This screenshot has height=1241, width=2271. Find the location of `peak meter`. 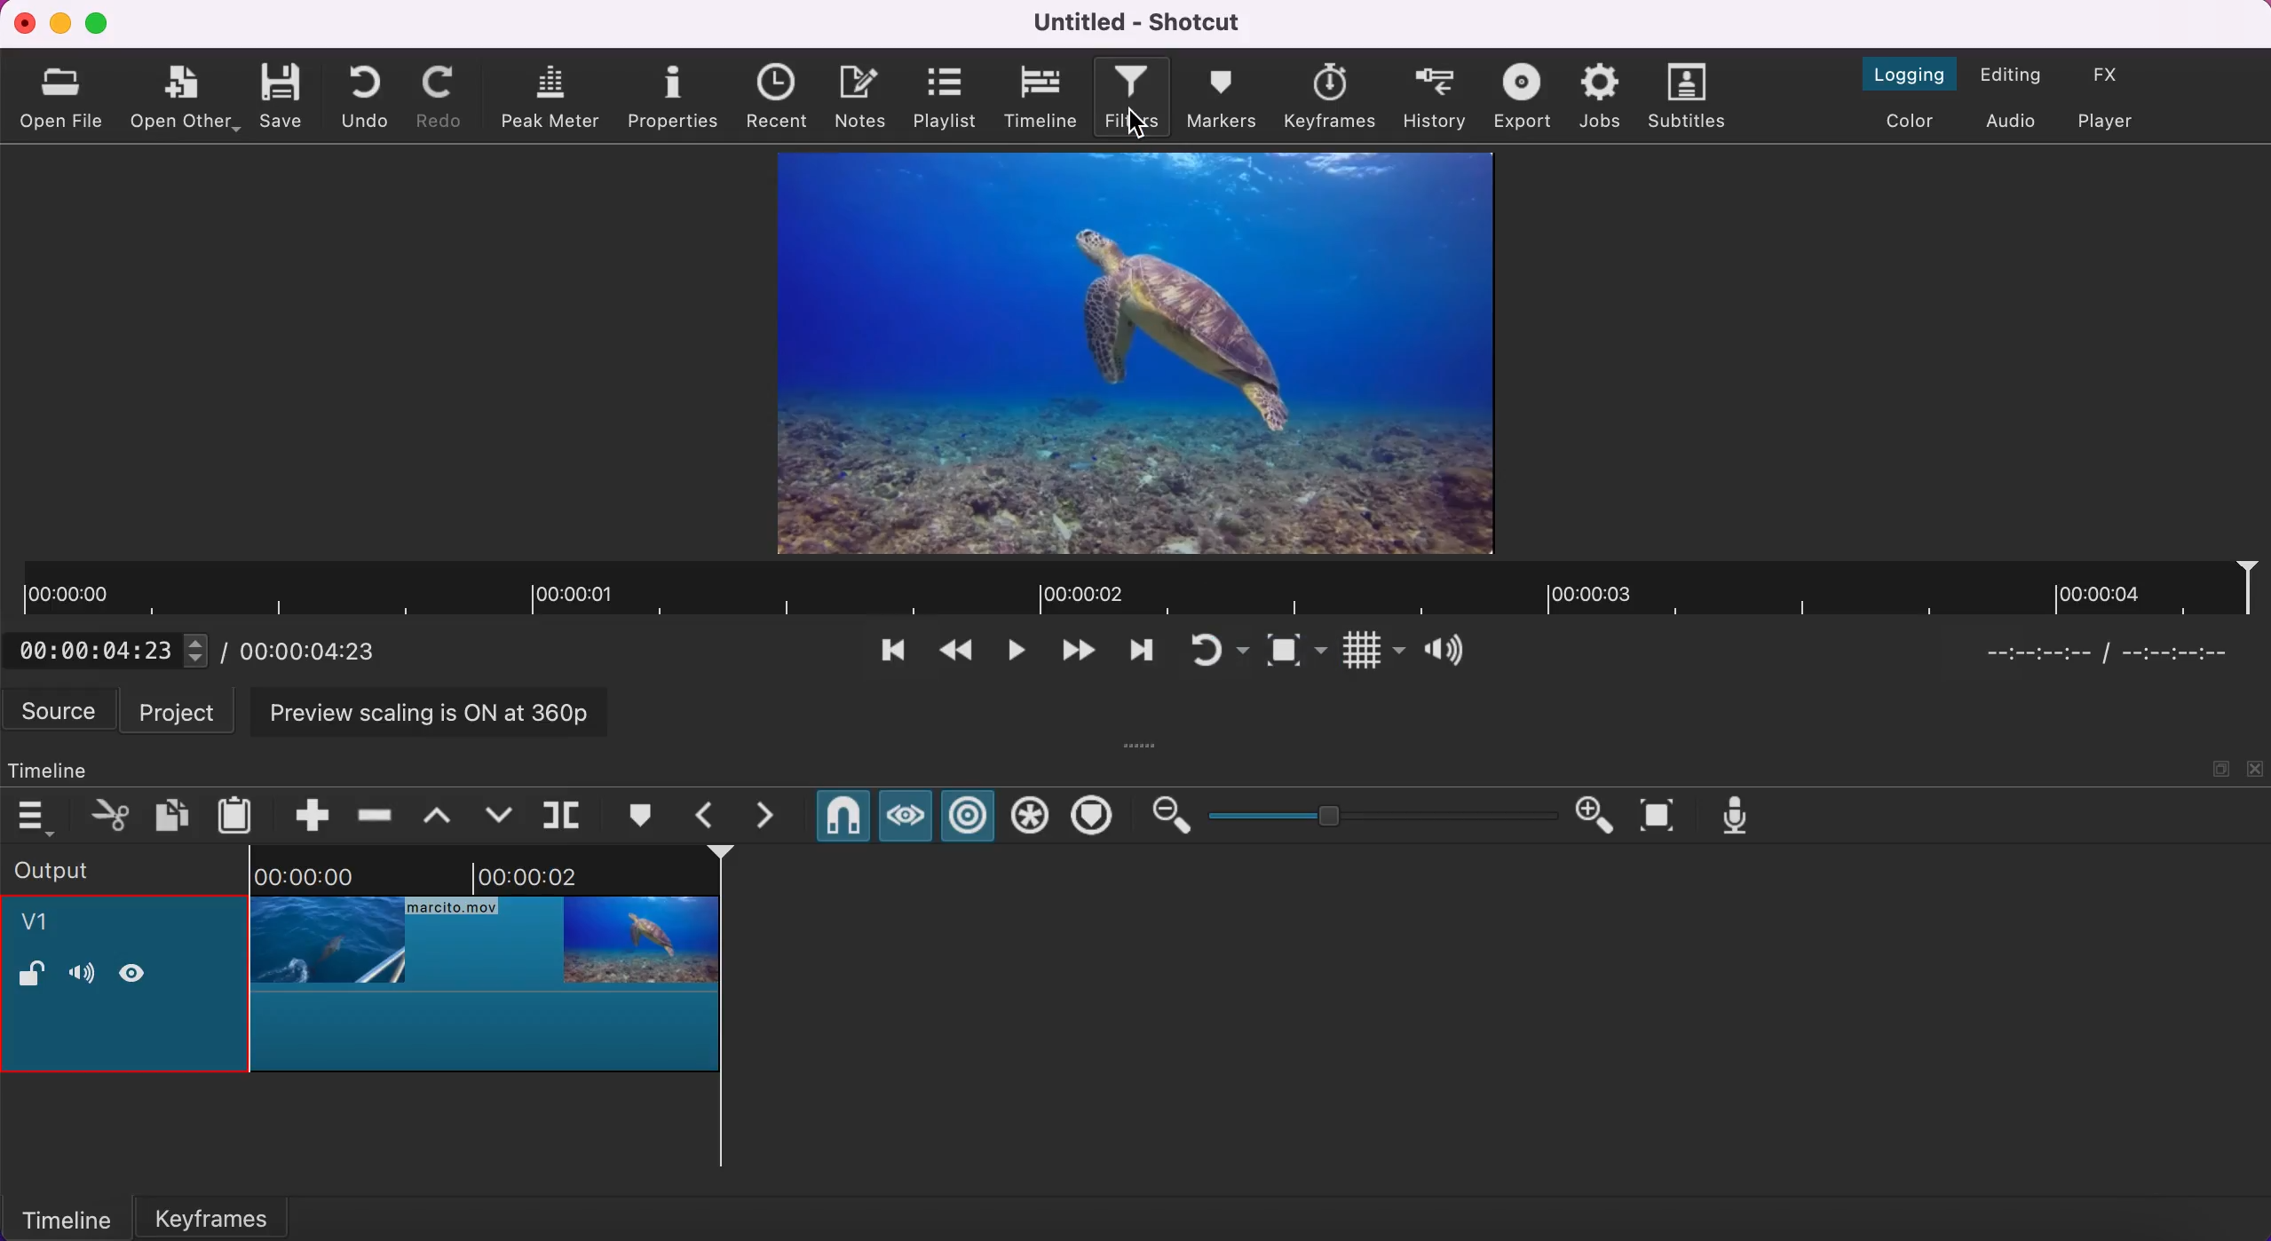

peak meter is located at coordinates (554, 98).